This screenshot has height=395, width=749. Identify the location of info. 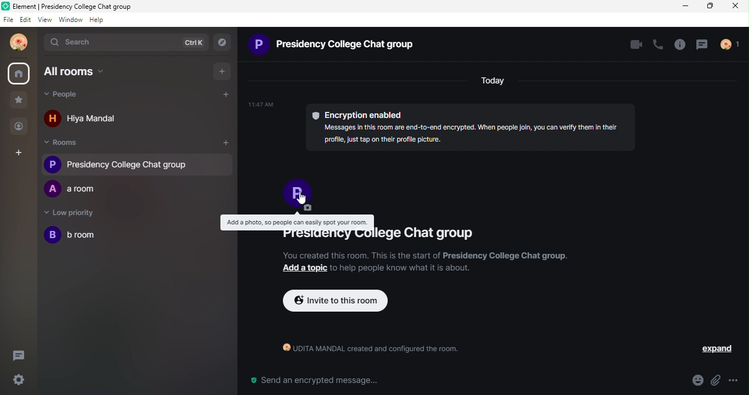
(681, 45).